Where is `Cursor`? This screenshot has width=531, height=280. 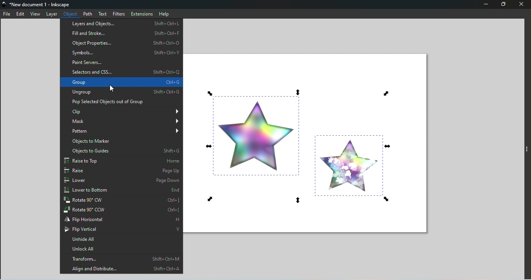 Cursor is located at coordinates (111, 89).